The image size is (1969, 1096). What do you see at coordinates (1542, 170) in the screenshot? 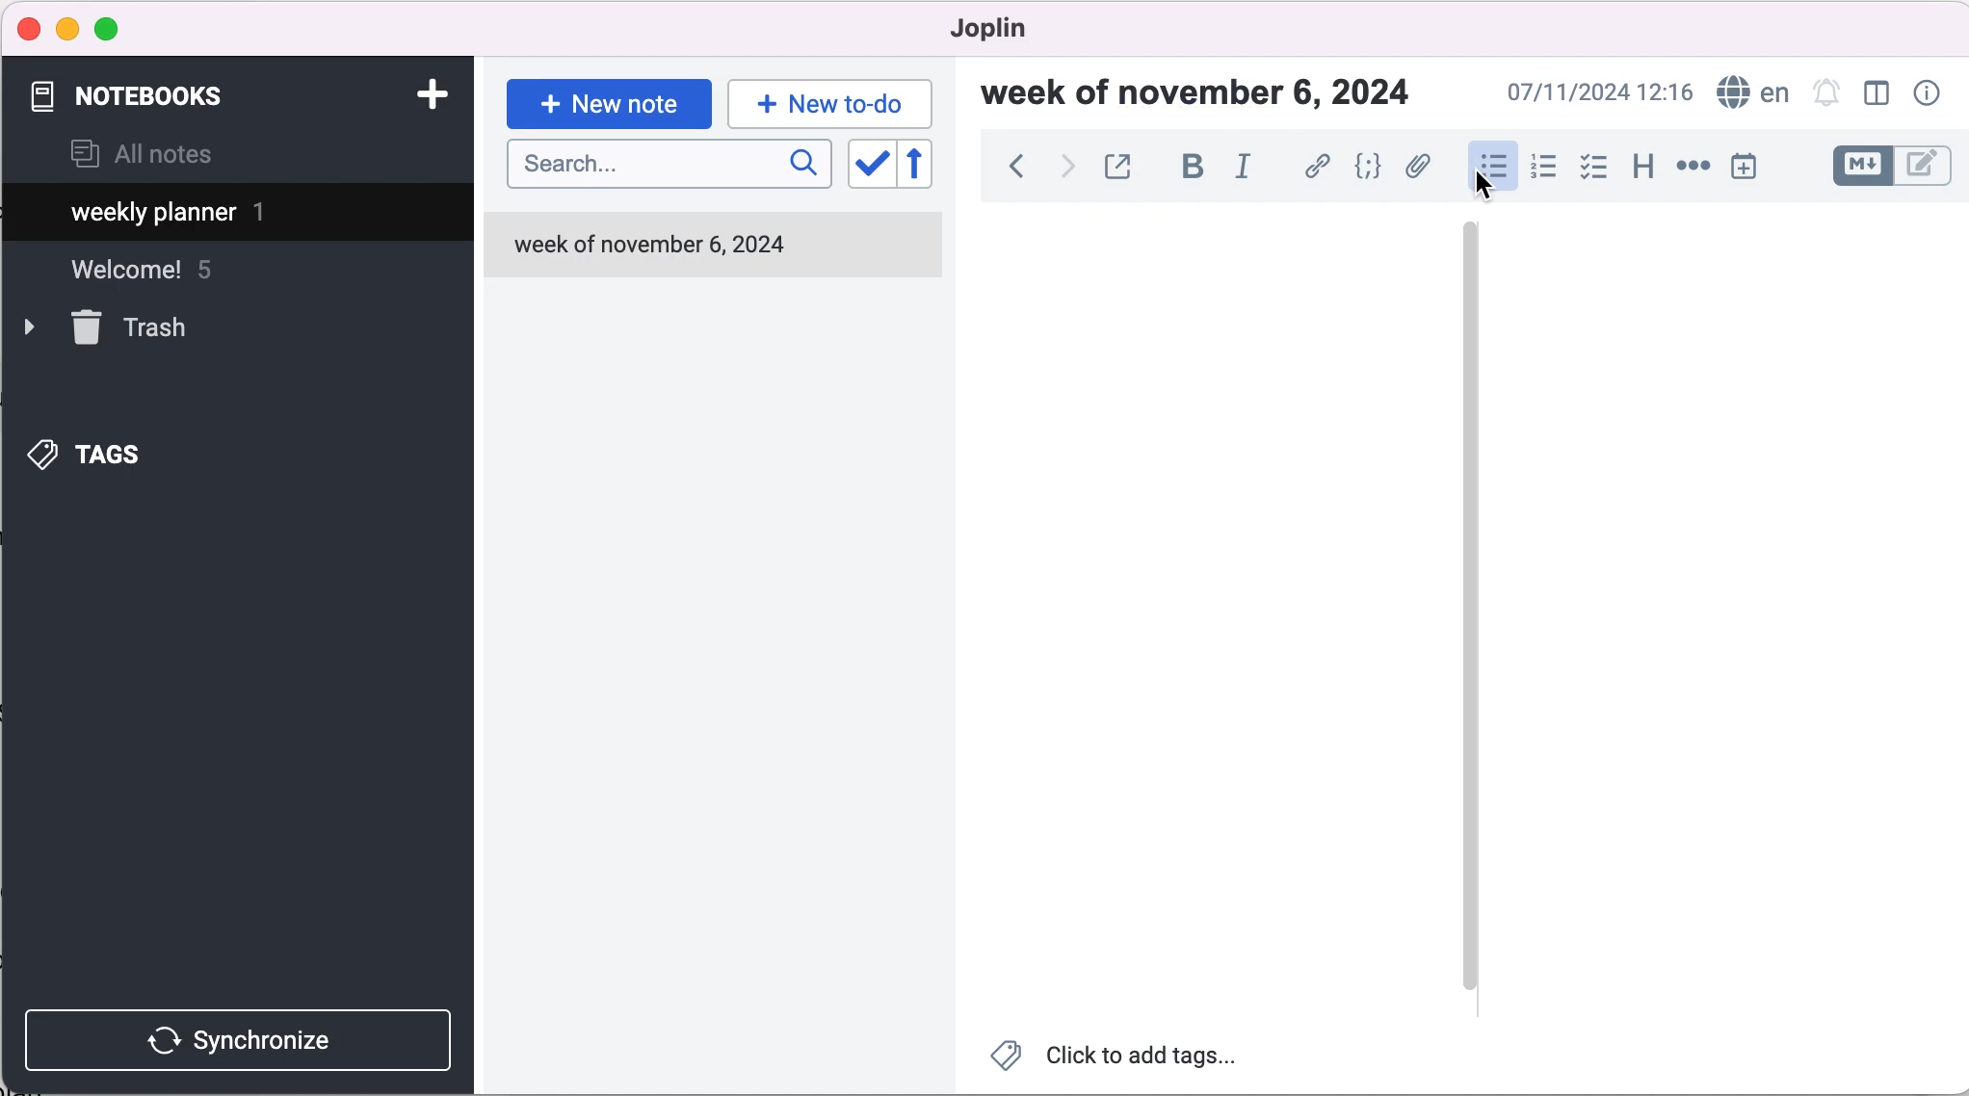
I see `numbered list` at bounding box center [1542, 170].